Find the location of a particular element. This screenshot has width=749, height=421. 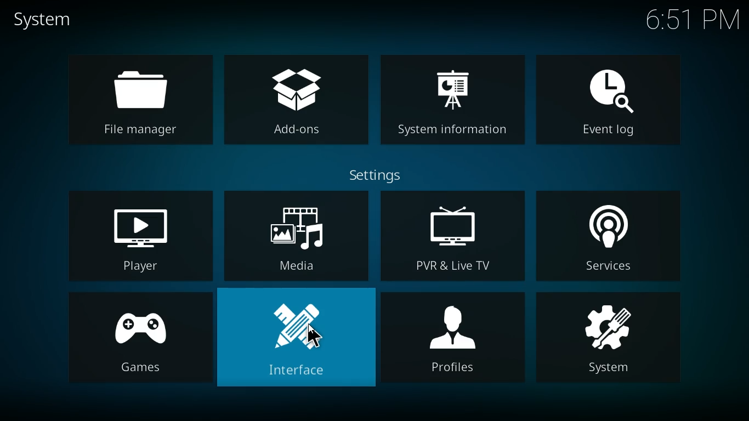

Cursor is located at coordinates (314, 337).